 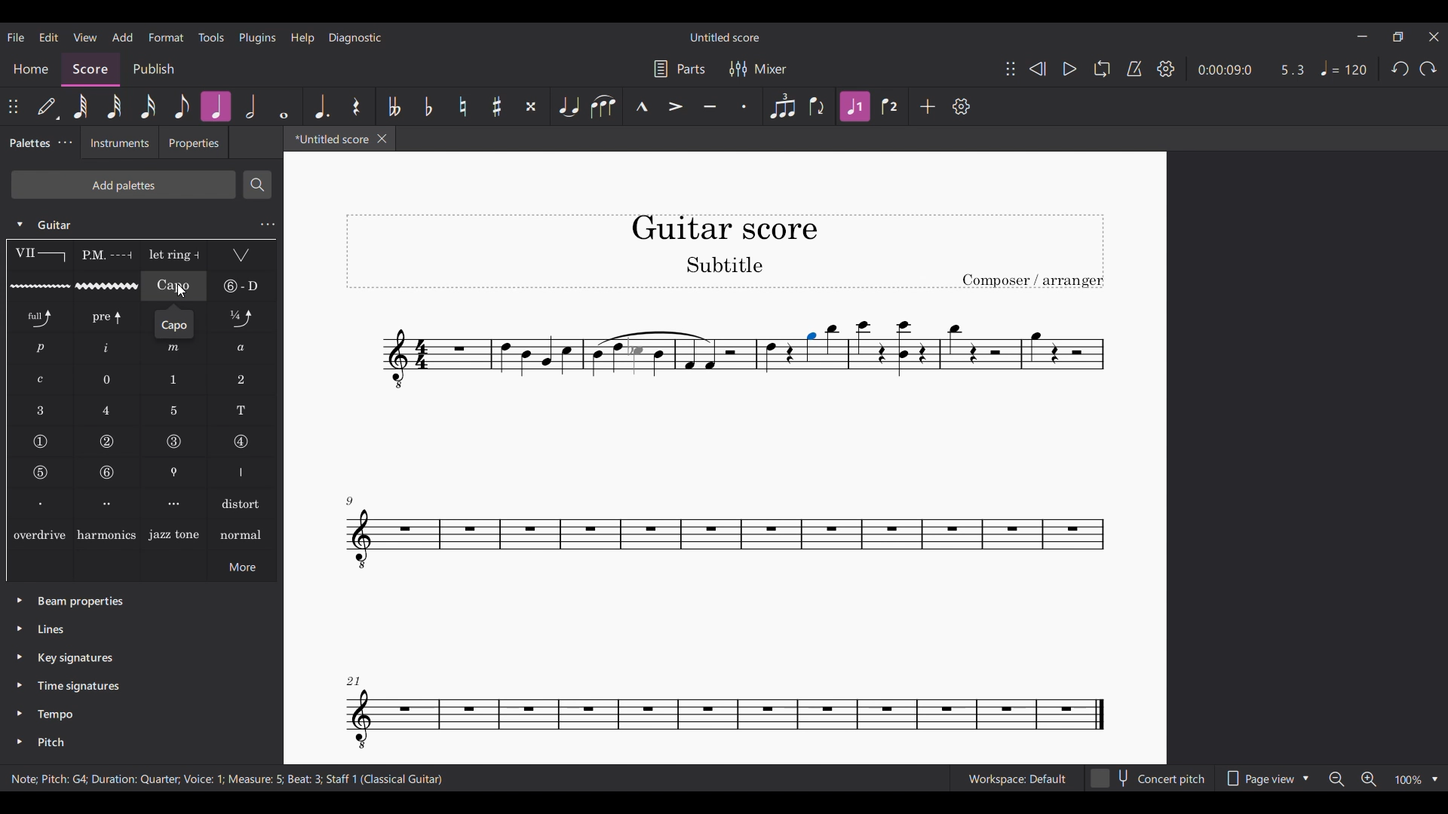 What do you see at coordinates (818, 106) in the screenshot?
I see `Flip direction` at bounding box center [818, 106].